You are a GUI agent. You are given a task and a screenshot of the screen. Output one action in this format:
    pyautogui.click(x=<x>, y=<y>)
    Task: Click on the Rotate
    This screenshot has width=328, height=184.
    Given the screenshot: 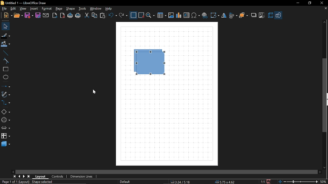 What is the action you would take?
    pyautogui.click(x=215, y=15)
    